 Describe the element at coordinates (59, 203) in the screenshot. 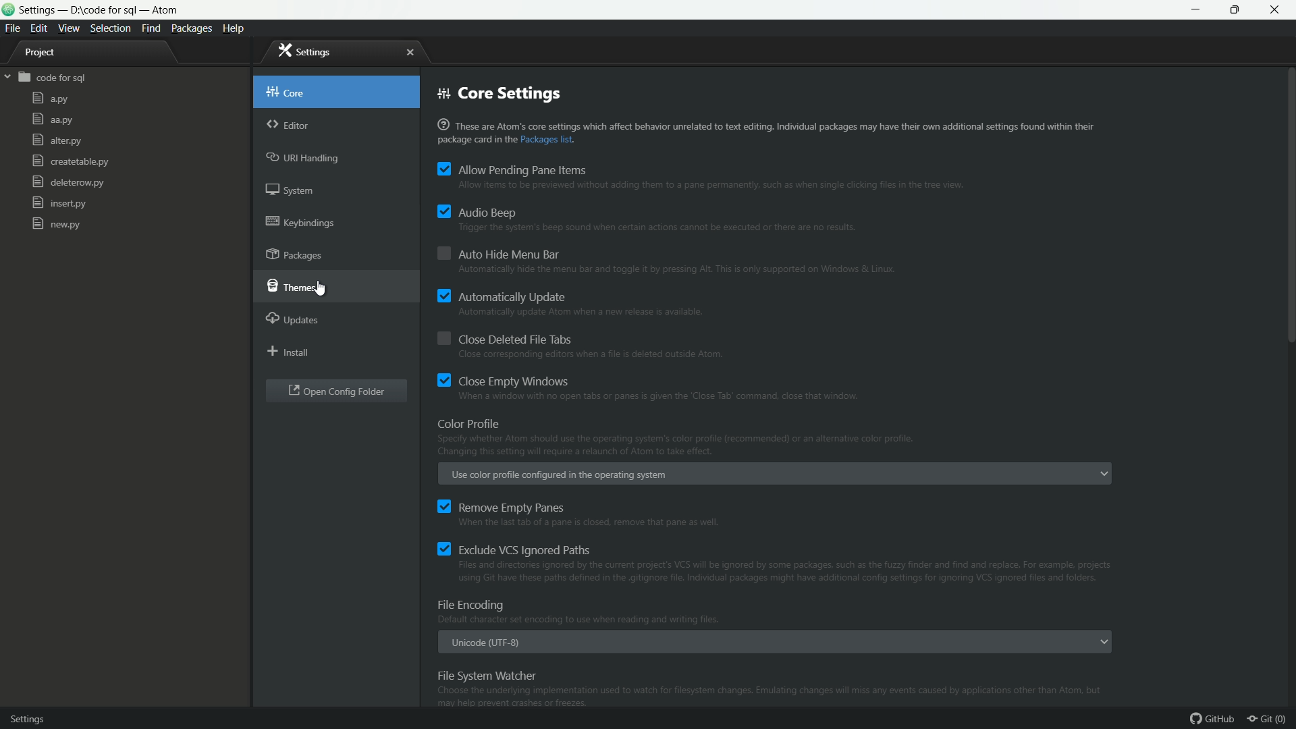

I see `insert.py file` at that location.